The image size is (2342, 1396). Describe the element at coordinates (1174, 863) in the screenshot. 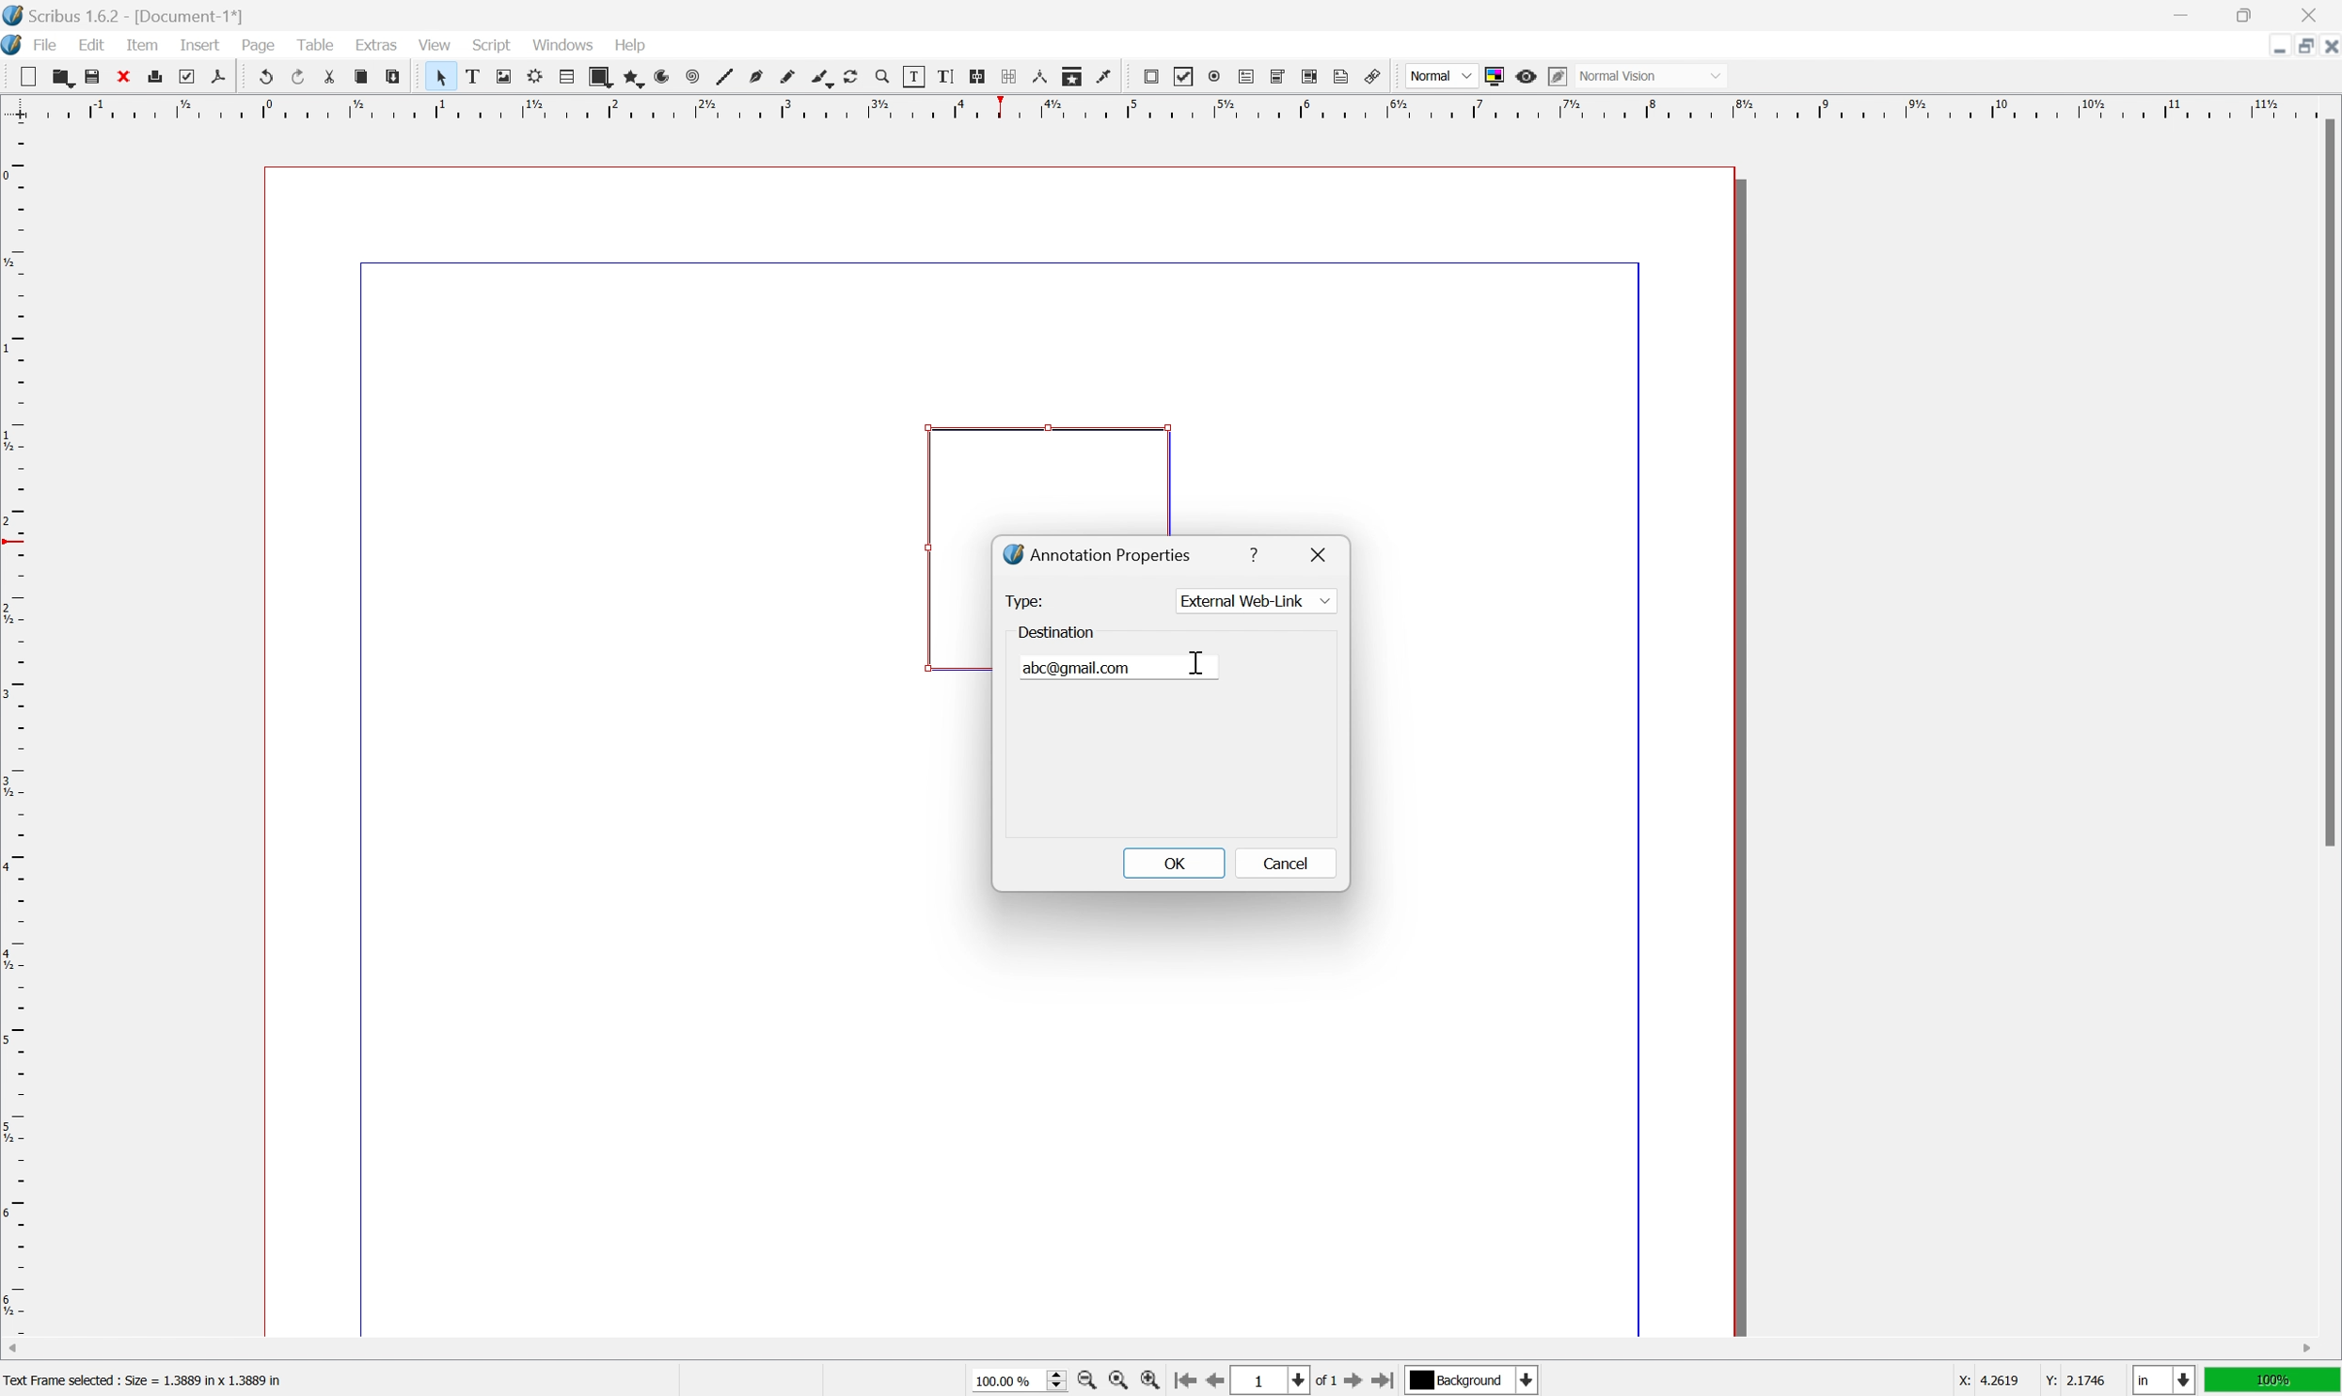

I see `OK` at that location.